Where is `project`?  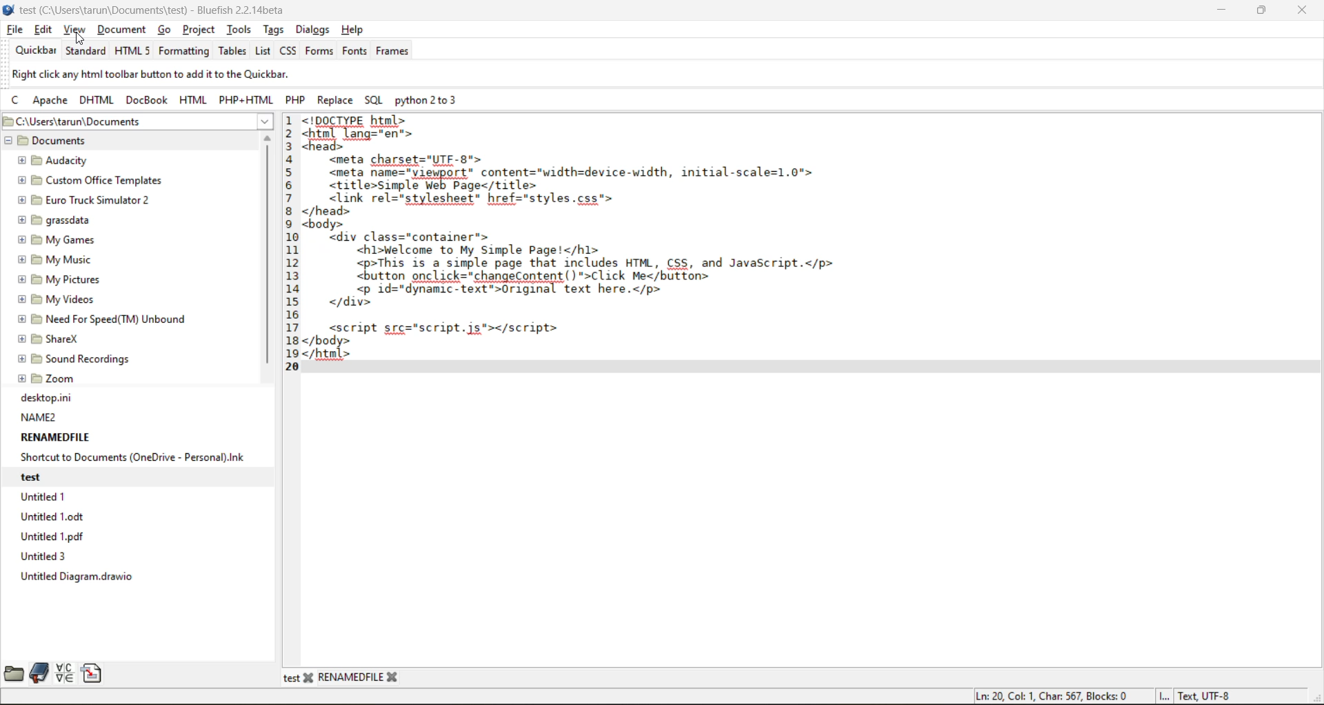
project is located at coordinates (201, 29).